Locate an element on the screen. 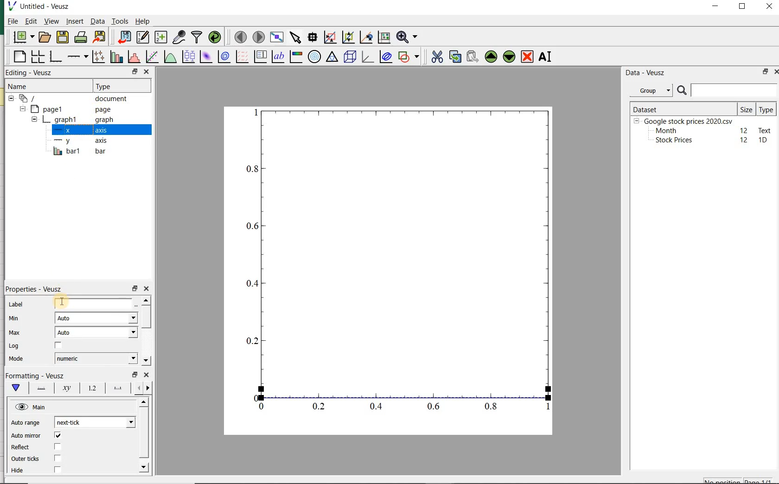 The image size is (779, 484). close  is located at coordinates (779, 72).